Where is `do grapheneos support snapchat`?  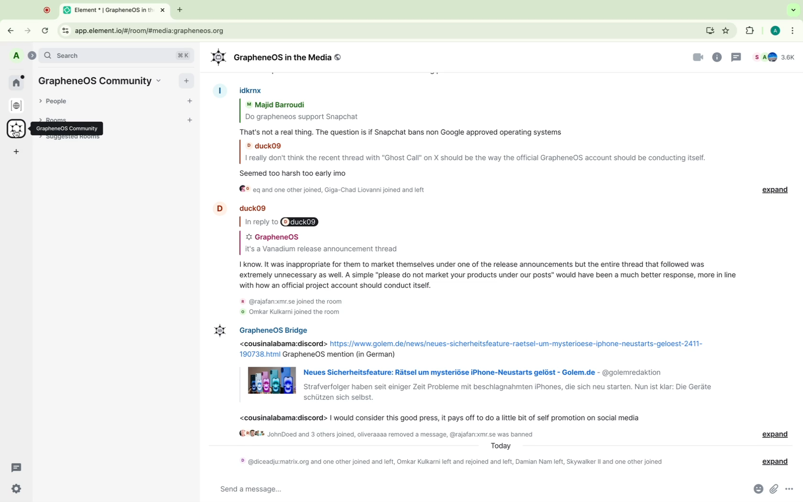 do grapheneos support snapchat is located at coordinates (304, 118).